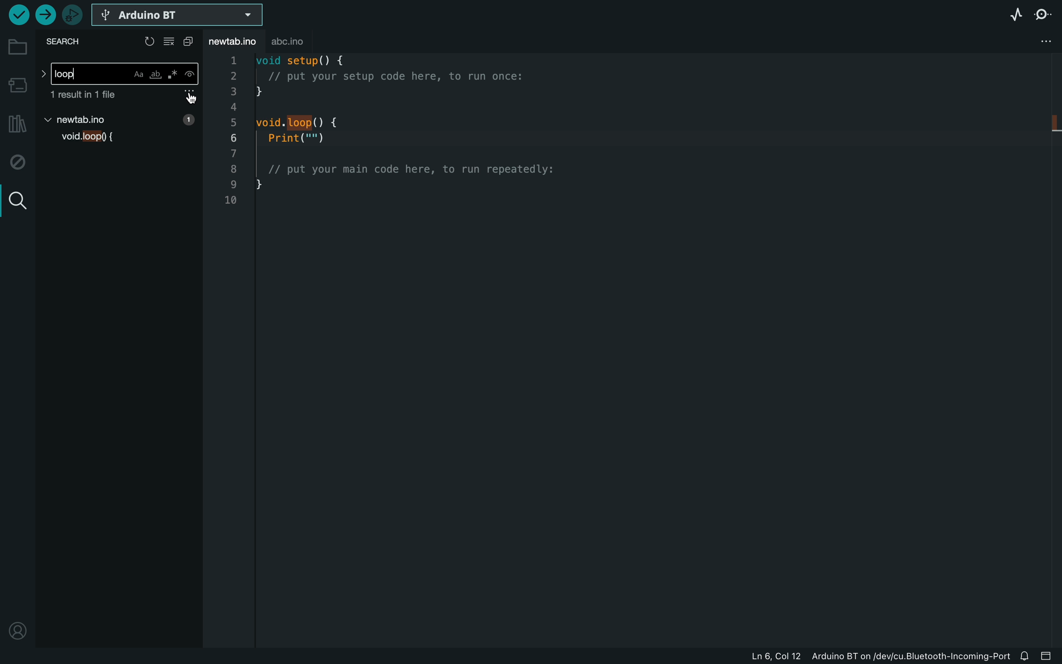  I want to click on void loop, so click(86, 140).